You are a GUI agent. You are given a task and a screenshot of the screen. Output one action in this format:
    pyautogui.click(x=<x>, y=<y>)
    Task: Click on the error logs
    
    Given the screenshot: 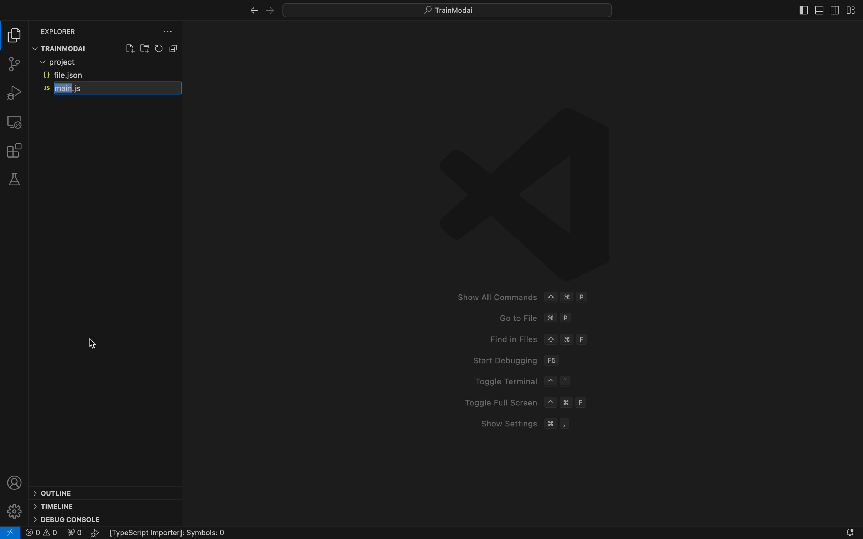 What is the action you would take?
    pyautogui.click(x=42, y=533)
    